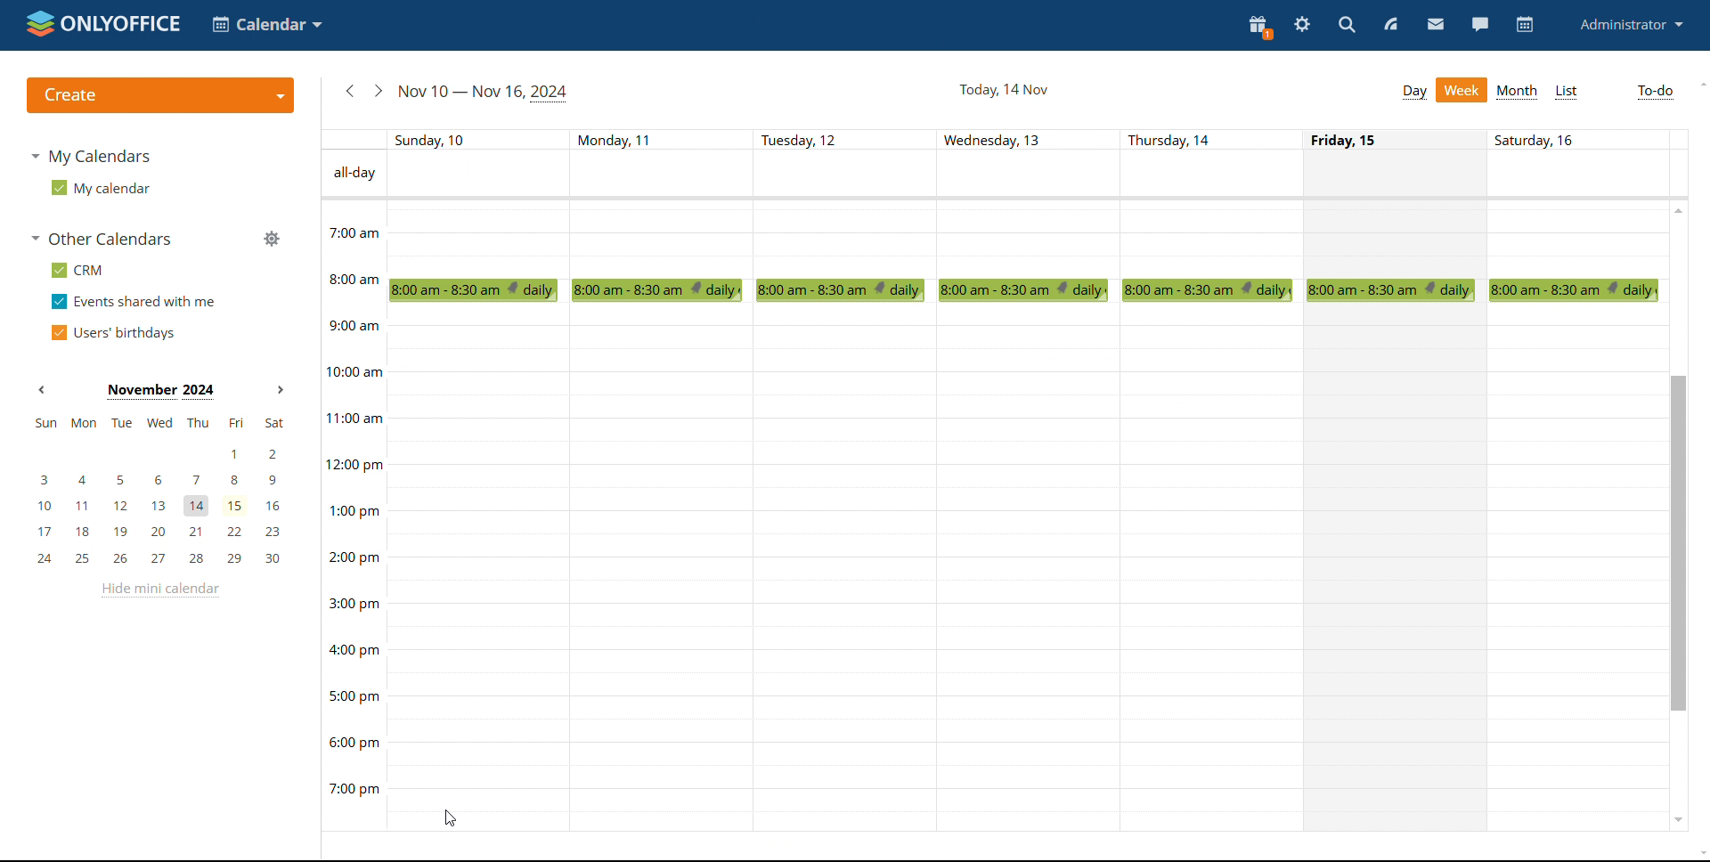  What do you see at coordinates (1258, 27) in the screenshot?
I see `present` at bounding box center [1258, 27].